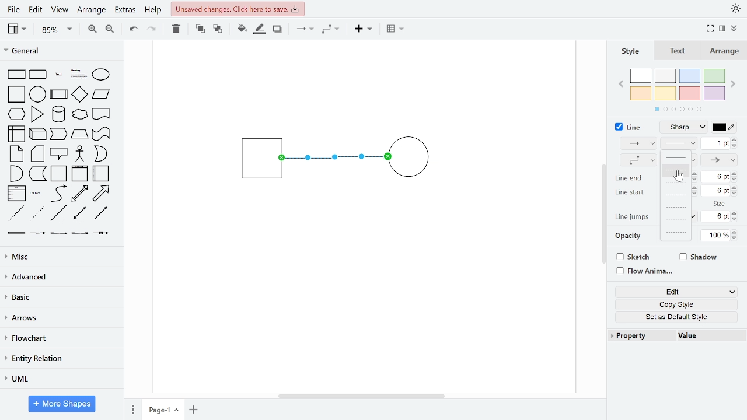  What do you see at coordinates (366, 29) in the screenshot?
I see `insert` at bounding box center [366, 29].